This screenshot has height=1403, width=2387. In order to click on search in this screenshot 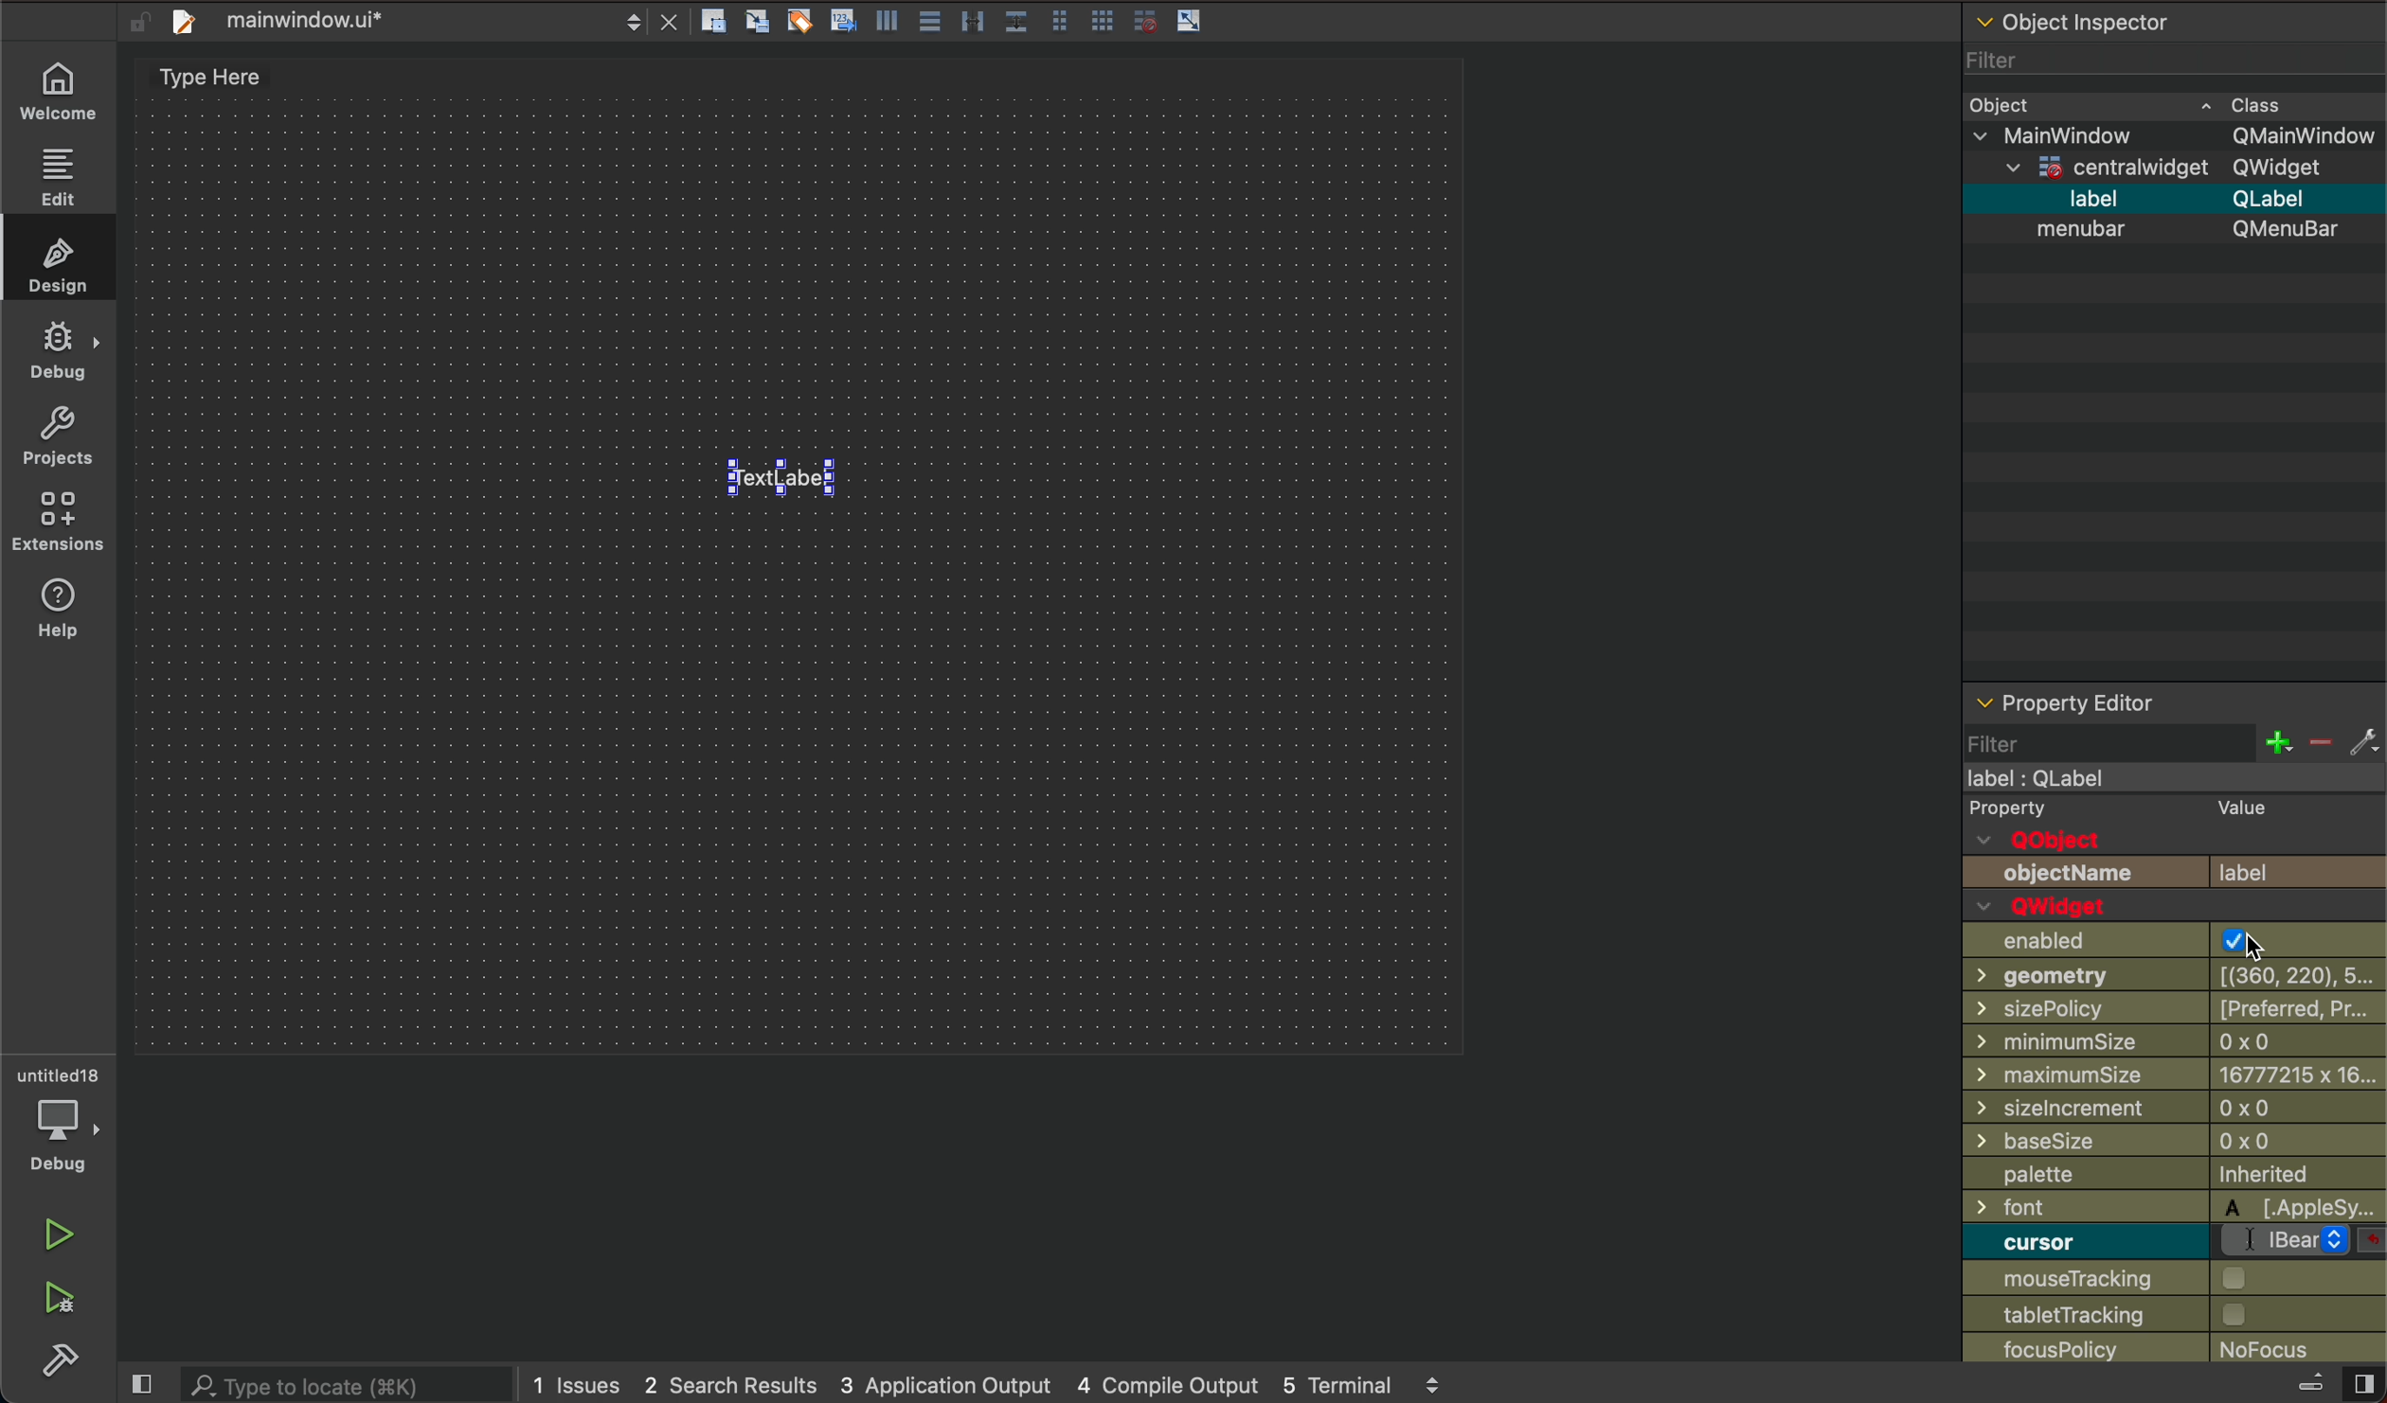, I will do `click(347, 1383)`.